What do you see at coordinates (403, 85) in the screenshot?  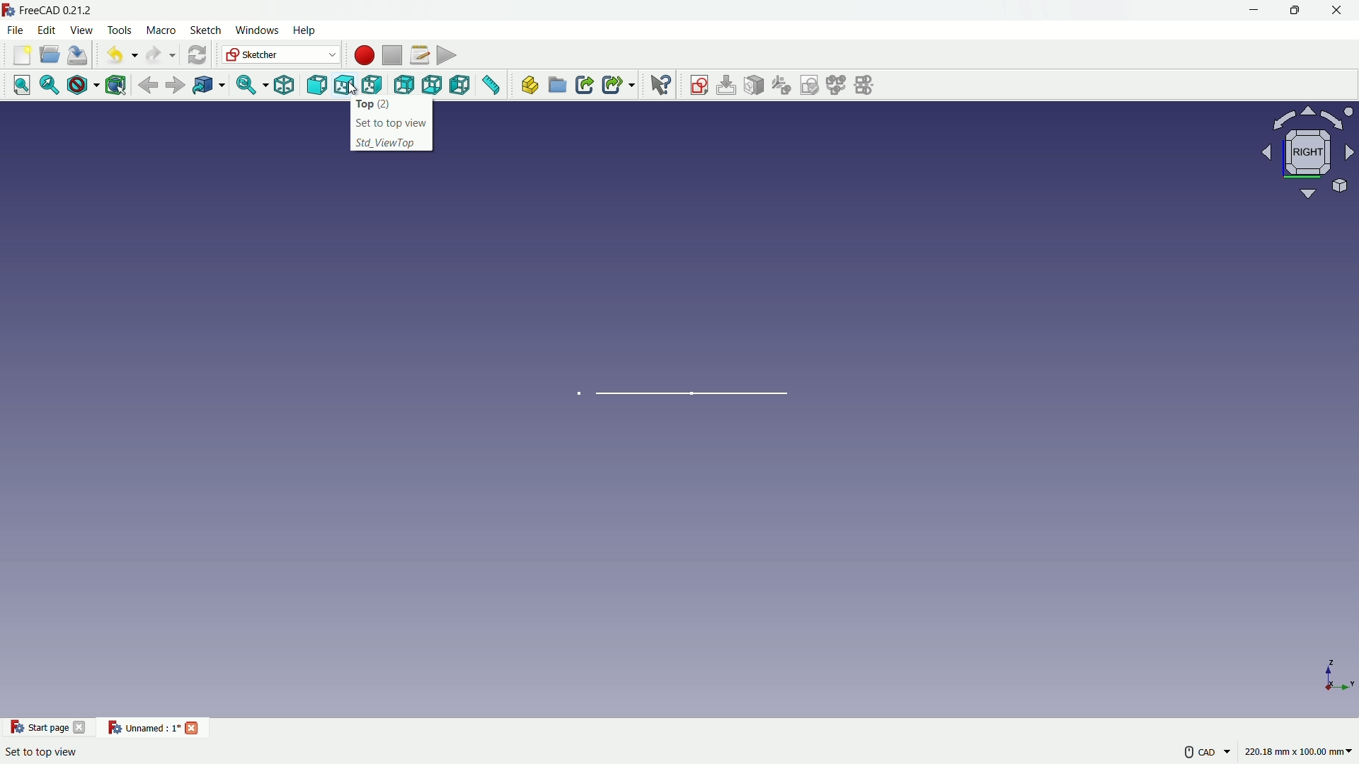 I see `rear view` at bounding box center [403, 85].